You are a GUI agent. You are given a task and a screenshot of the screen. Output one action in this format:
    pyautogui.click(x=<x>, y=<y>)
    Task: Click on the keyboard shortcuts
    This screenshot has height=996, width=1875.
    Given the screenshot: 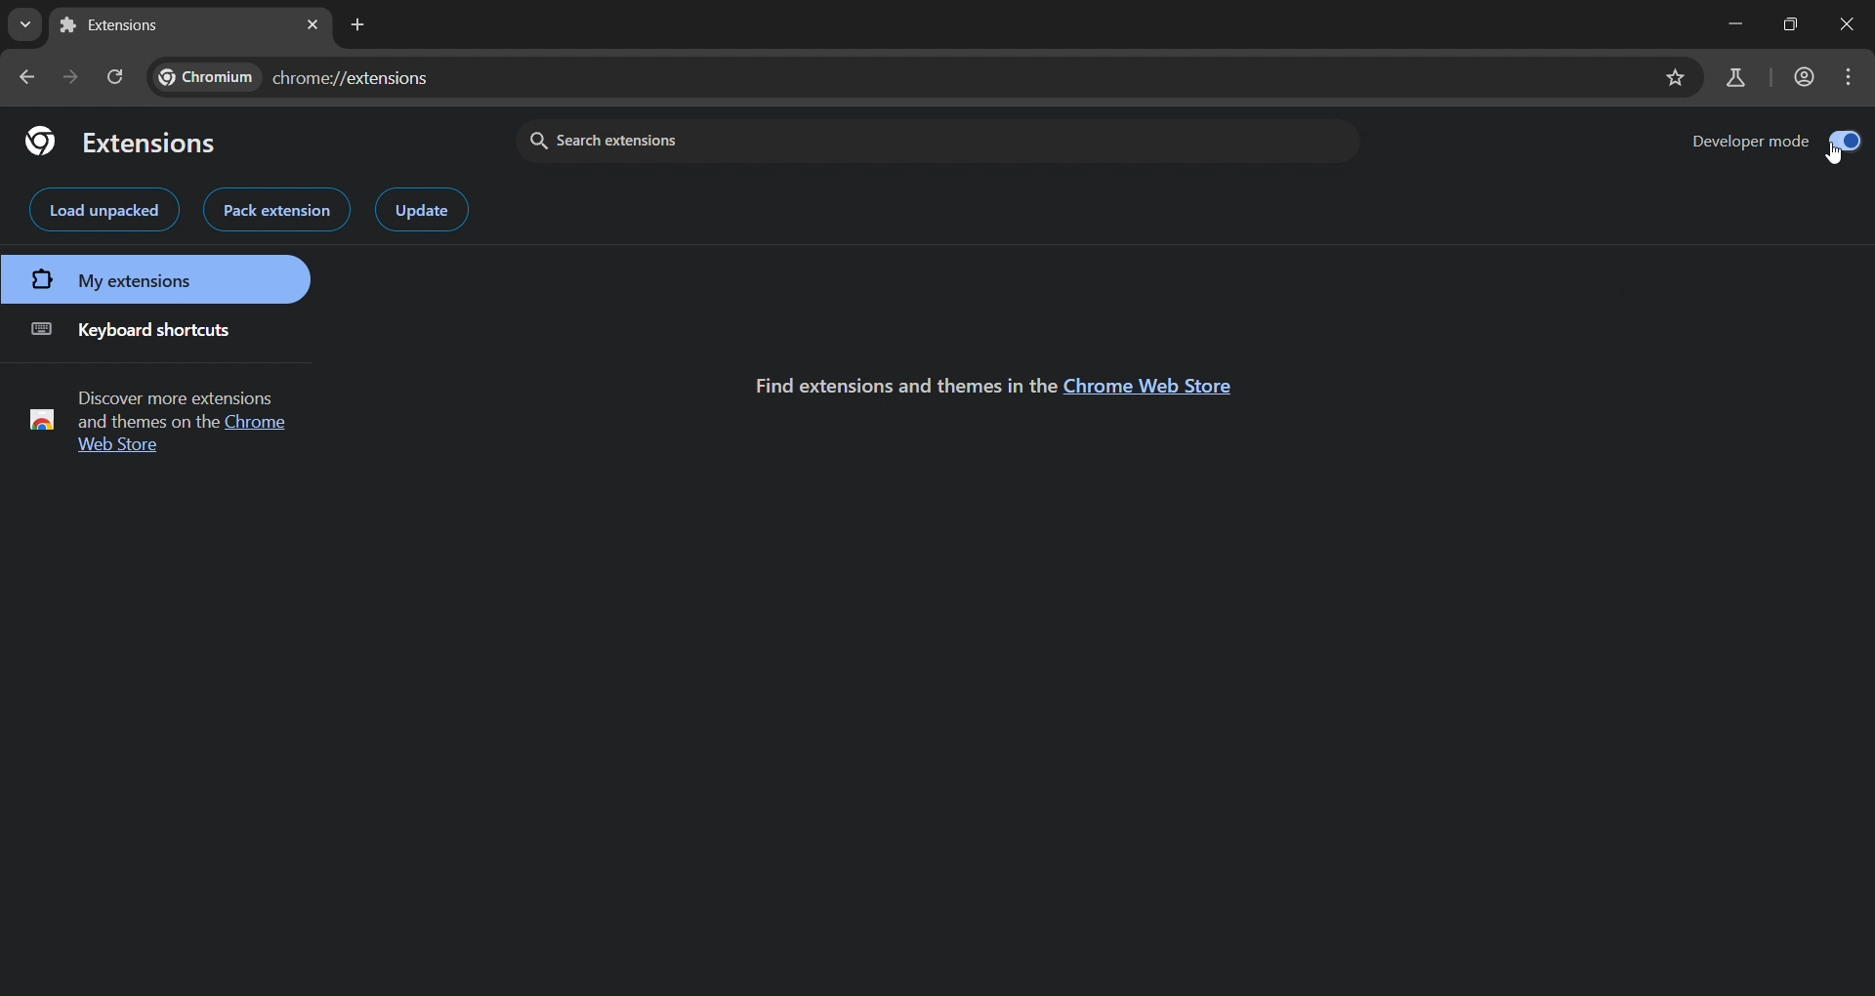 What is the action you would take?
    pyautogui.click(x=130, y=327)
    